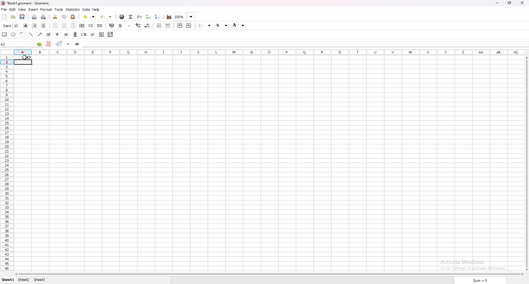  I want to click on sheet, so click(25, 280).